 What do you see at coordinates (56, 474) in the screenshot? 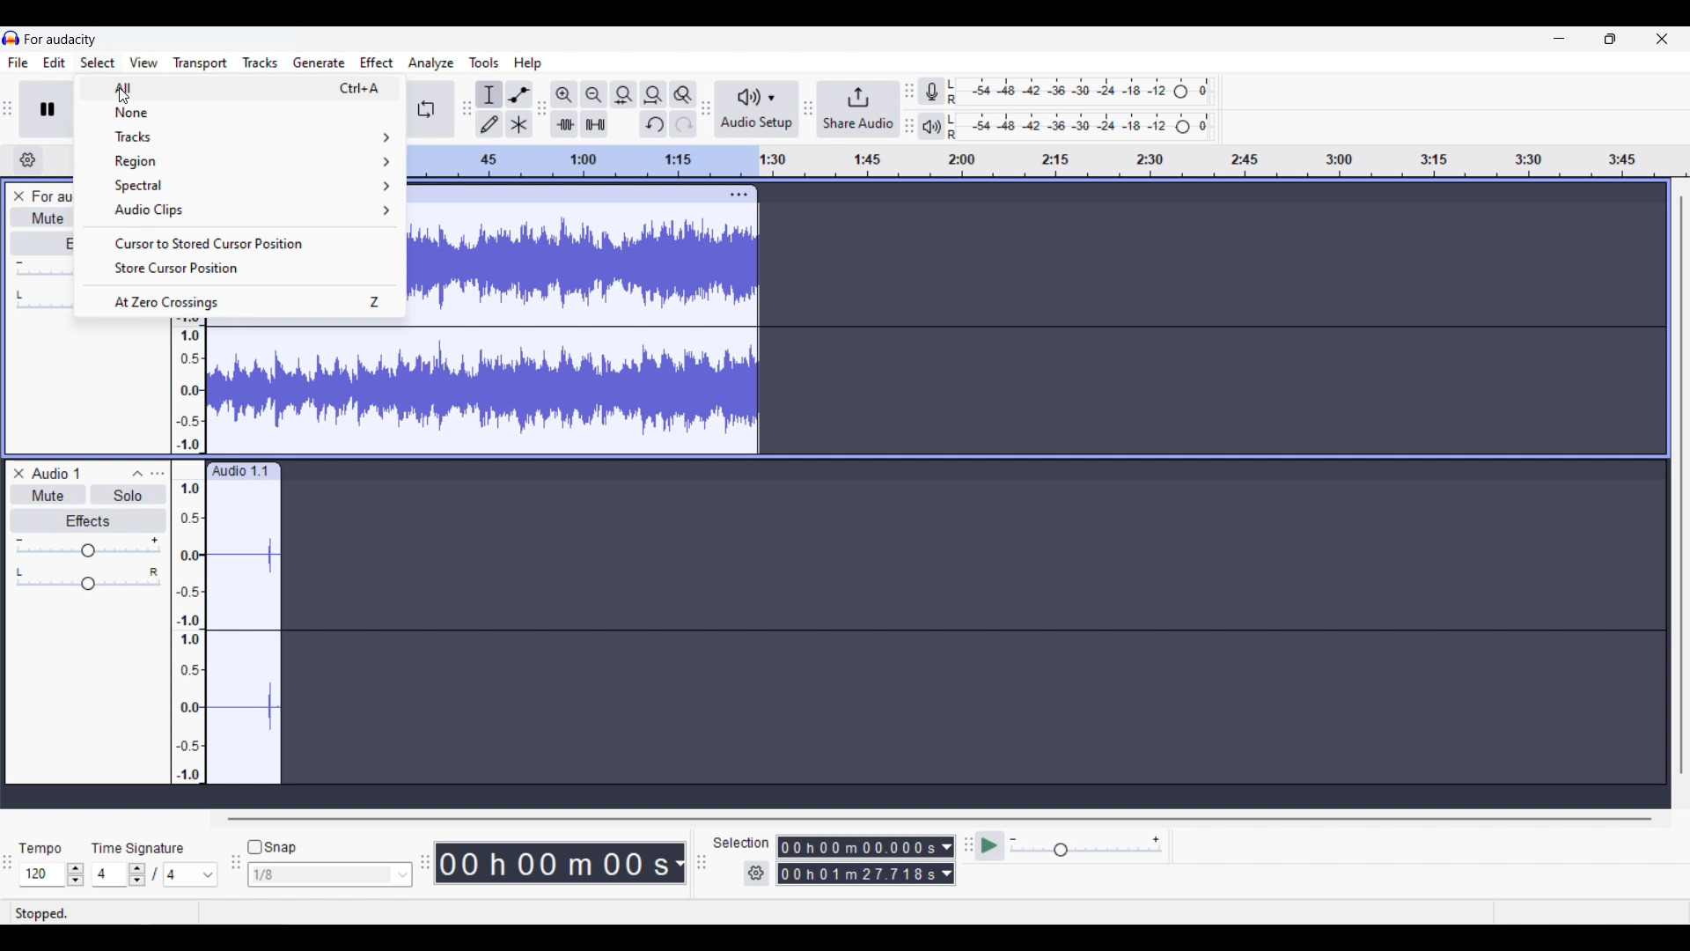
I see `audio 1` at bounding box center [56, 474].